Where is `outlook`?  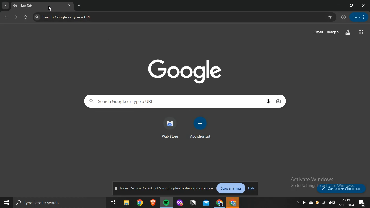
outlook is located at coordinates (207, 203).